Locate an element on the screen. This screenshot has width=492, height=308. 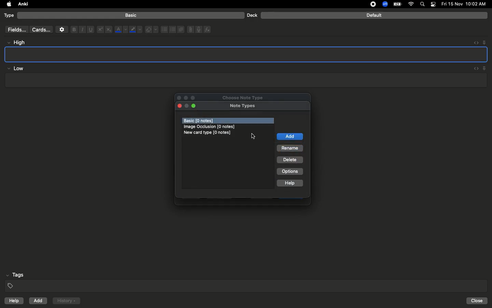
Pin is located at coordinates (484, 42).